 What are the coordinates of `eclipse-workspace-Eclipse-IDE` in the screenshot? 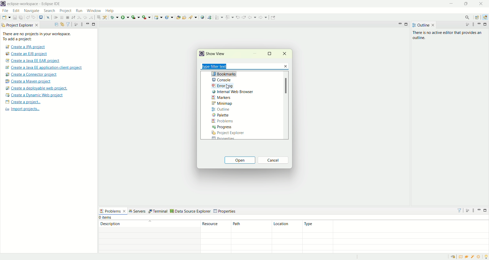 It's located at (36, 5).